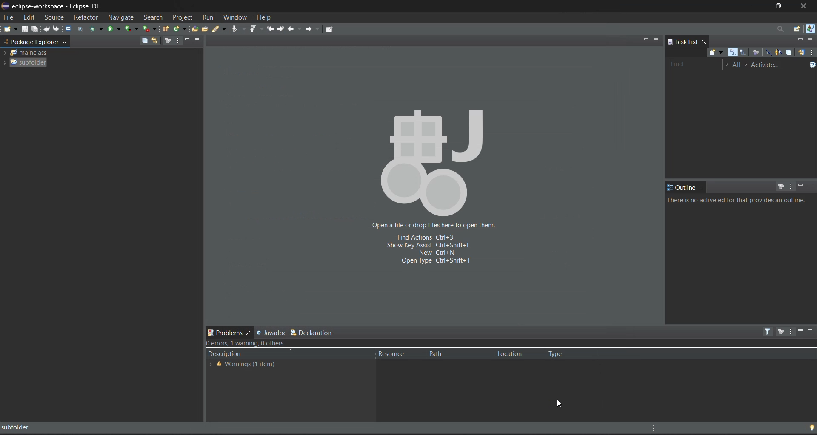  Describe the element at coordinates (254, 344) in the screenshot. I see `metadata` at that location.